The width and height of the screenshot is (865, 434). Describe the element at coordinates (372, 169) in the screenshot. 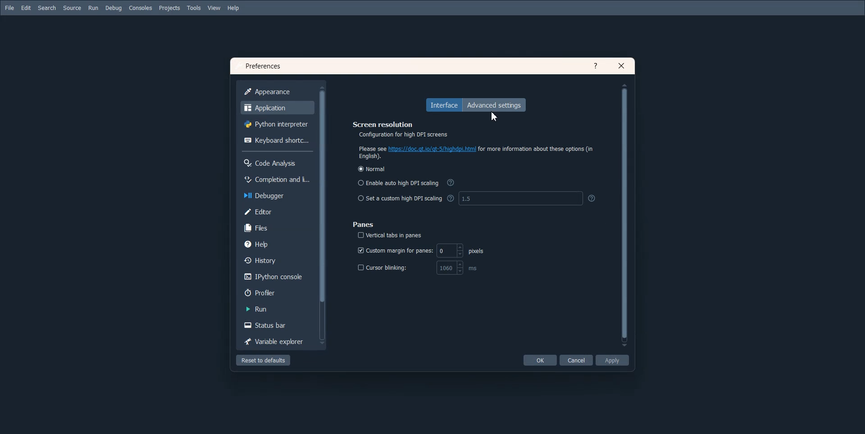

I see `Normal` at that location.